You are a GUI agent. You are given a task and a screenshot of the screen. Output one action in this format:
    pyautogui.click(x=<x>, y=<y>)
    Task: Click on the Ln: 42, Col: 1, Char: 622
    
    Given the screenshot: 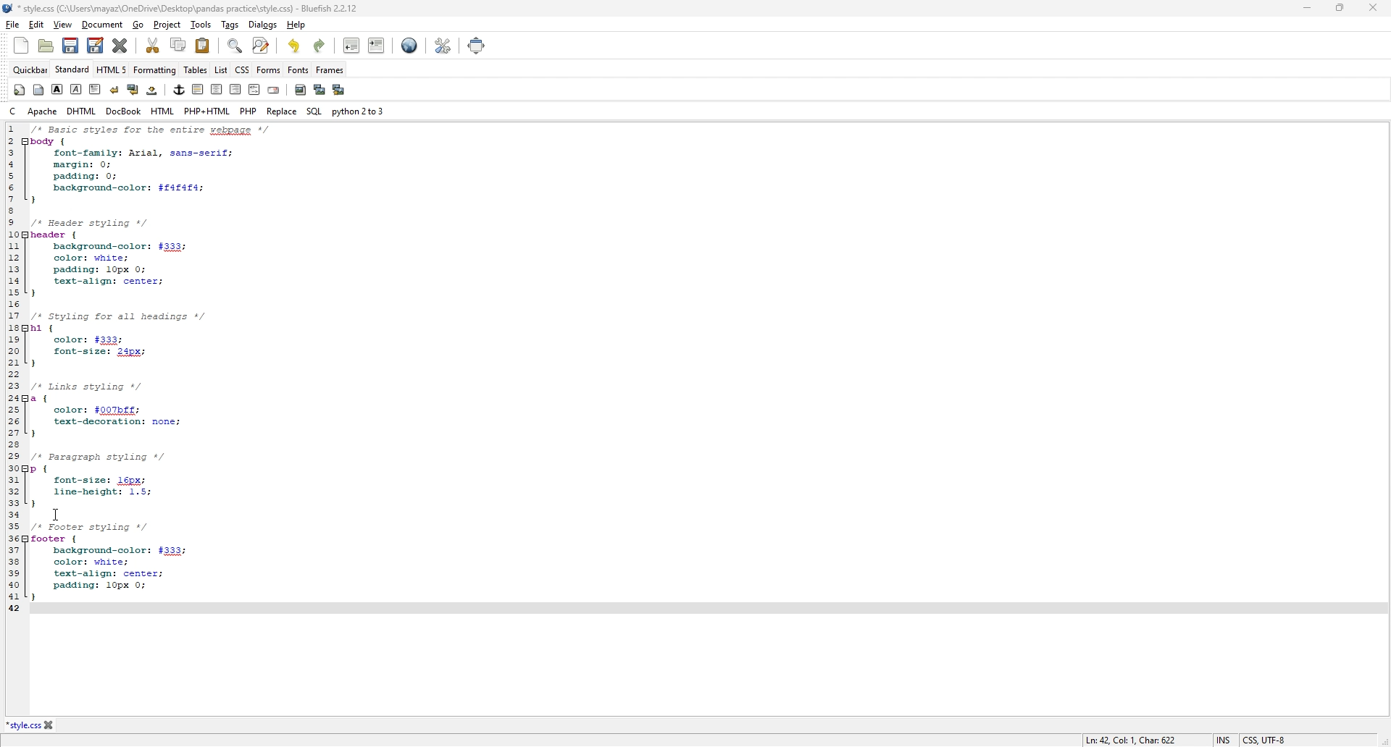 What is the action you would take?
    pyautogui.click(x=1132, y=739)
    